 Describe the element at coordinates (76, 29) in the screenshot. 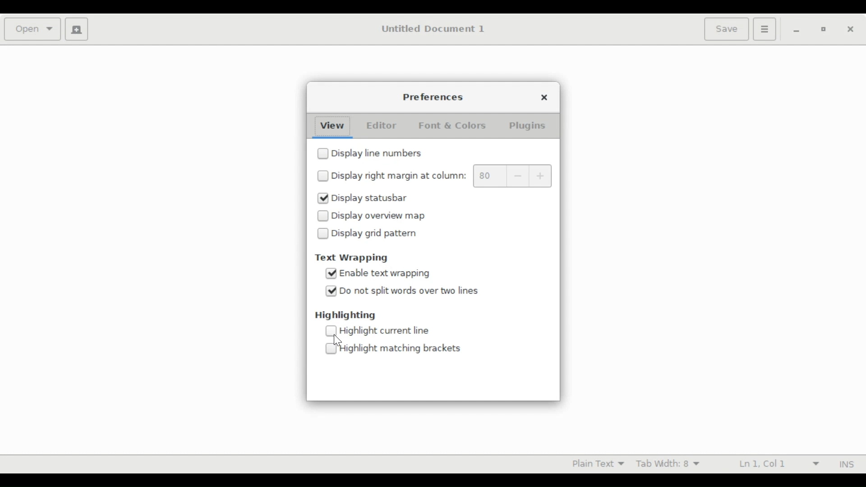

I see `Create a new document` at that location.